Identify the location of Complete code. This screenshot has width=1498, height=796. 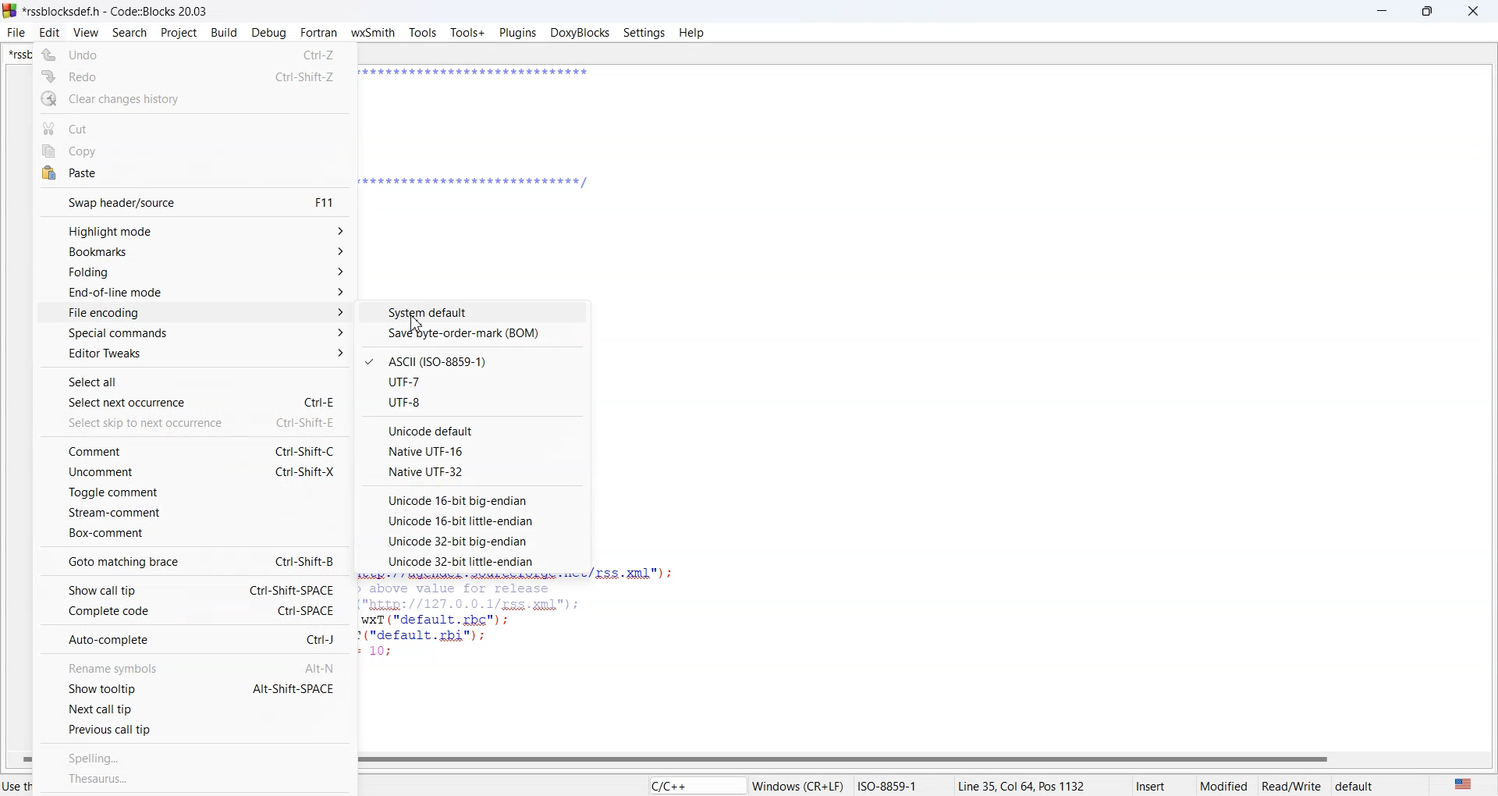
(193, 611).